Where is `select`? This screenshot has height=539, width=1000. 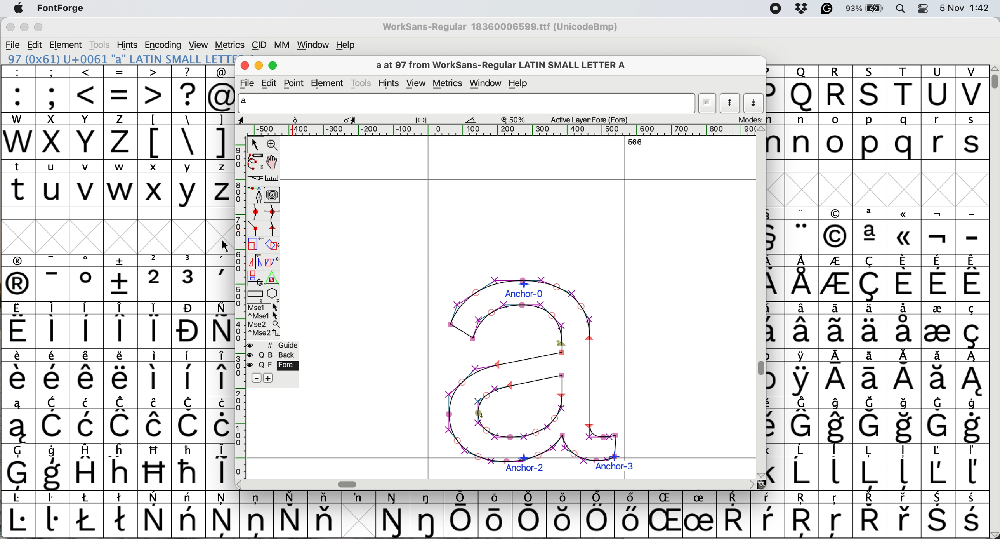 select is located at coordinates (255, 145).